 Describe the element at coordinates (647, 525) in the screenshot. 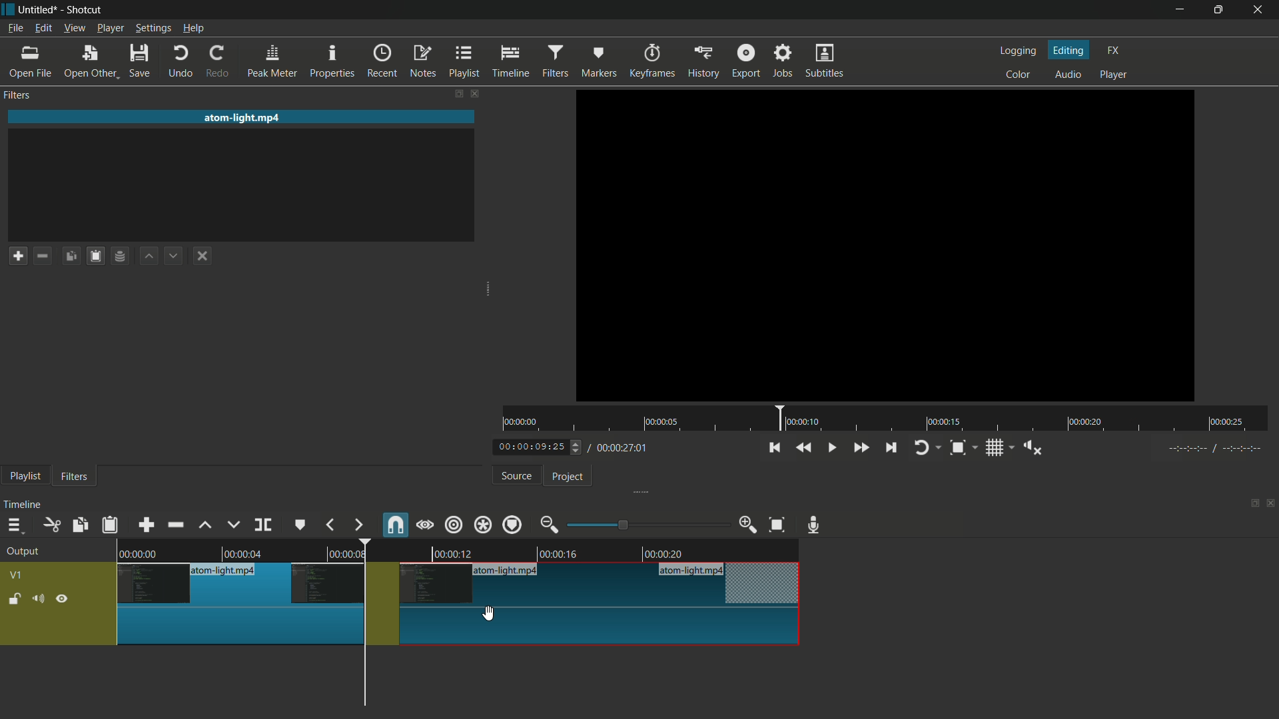

I see `adjustment bar` at that location.